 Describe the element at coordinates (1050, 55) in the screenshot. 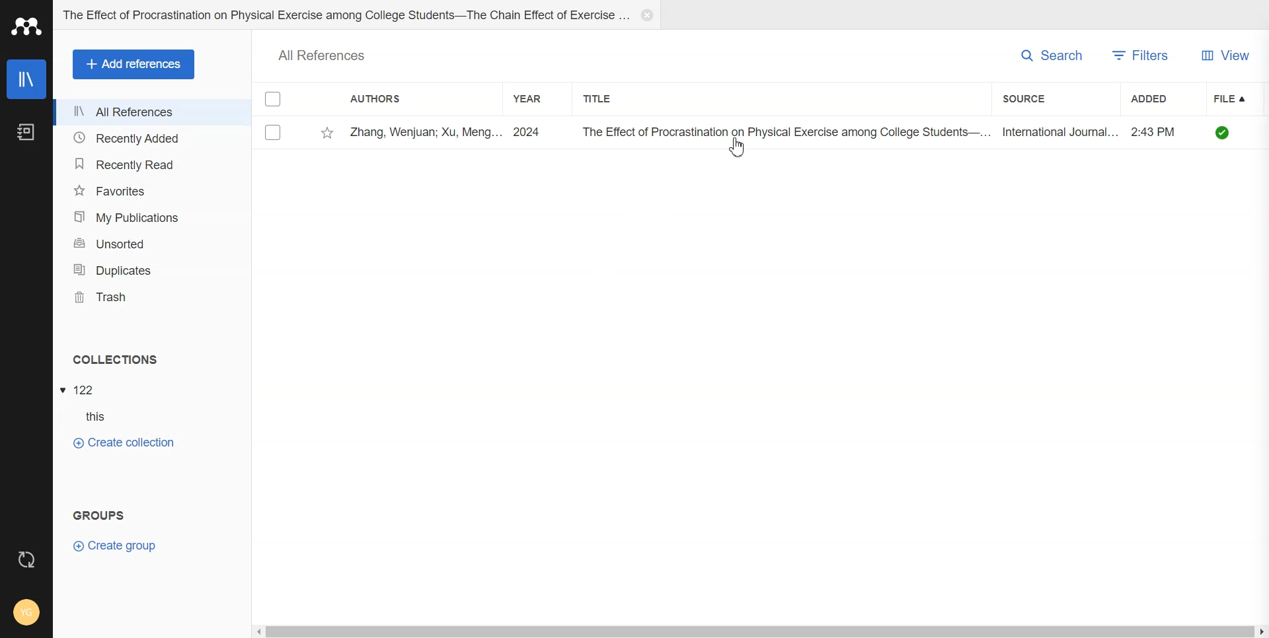

I see `Search` at that location.